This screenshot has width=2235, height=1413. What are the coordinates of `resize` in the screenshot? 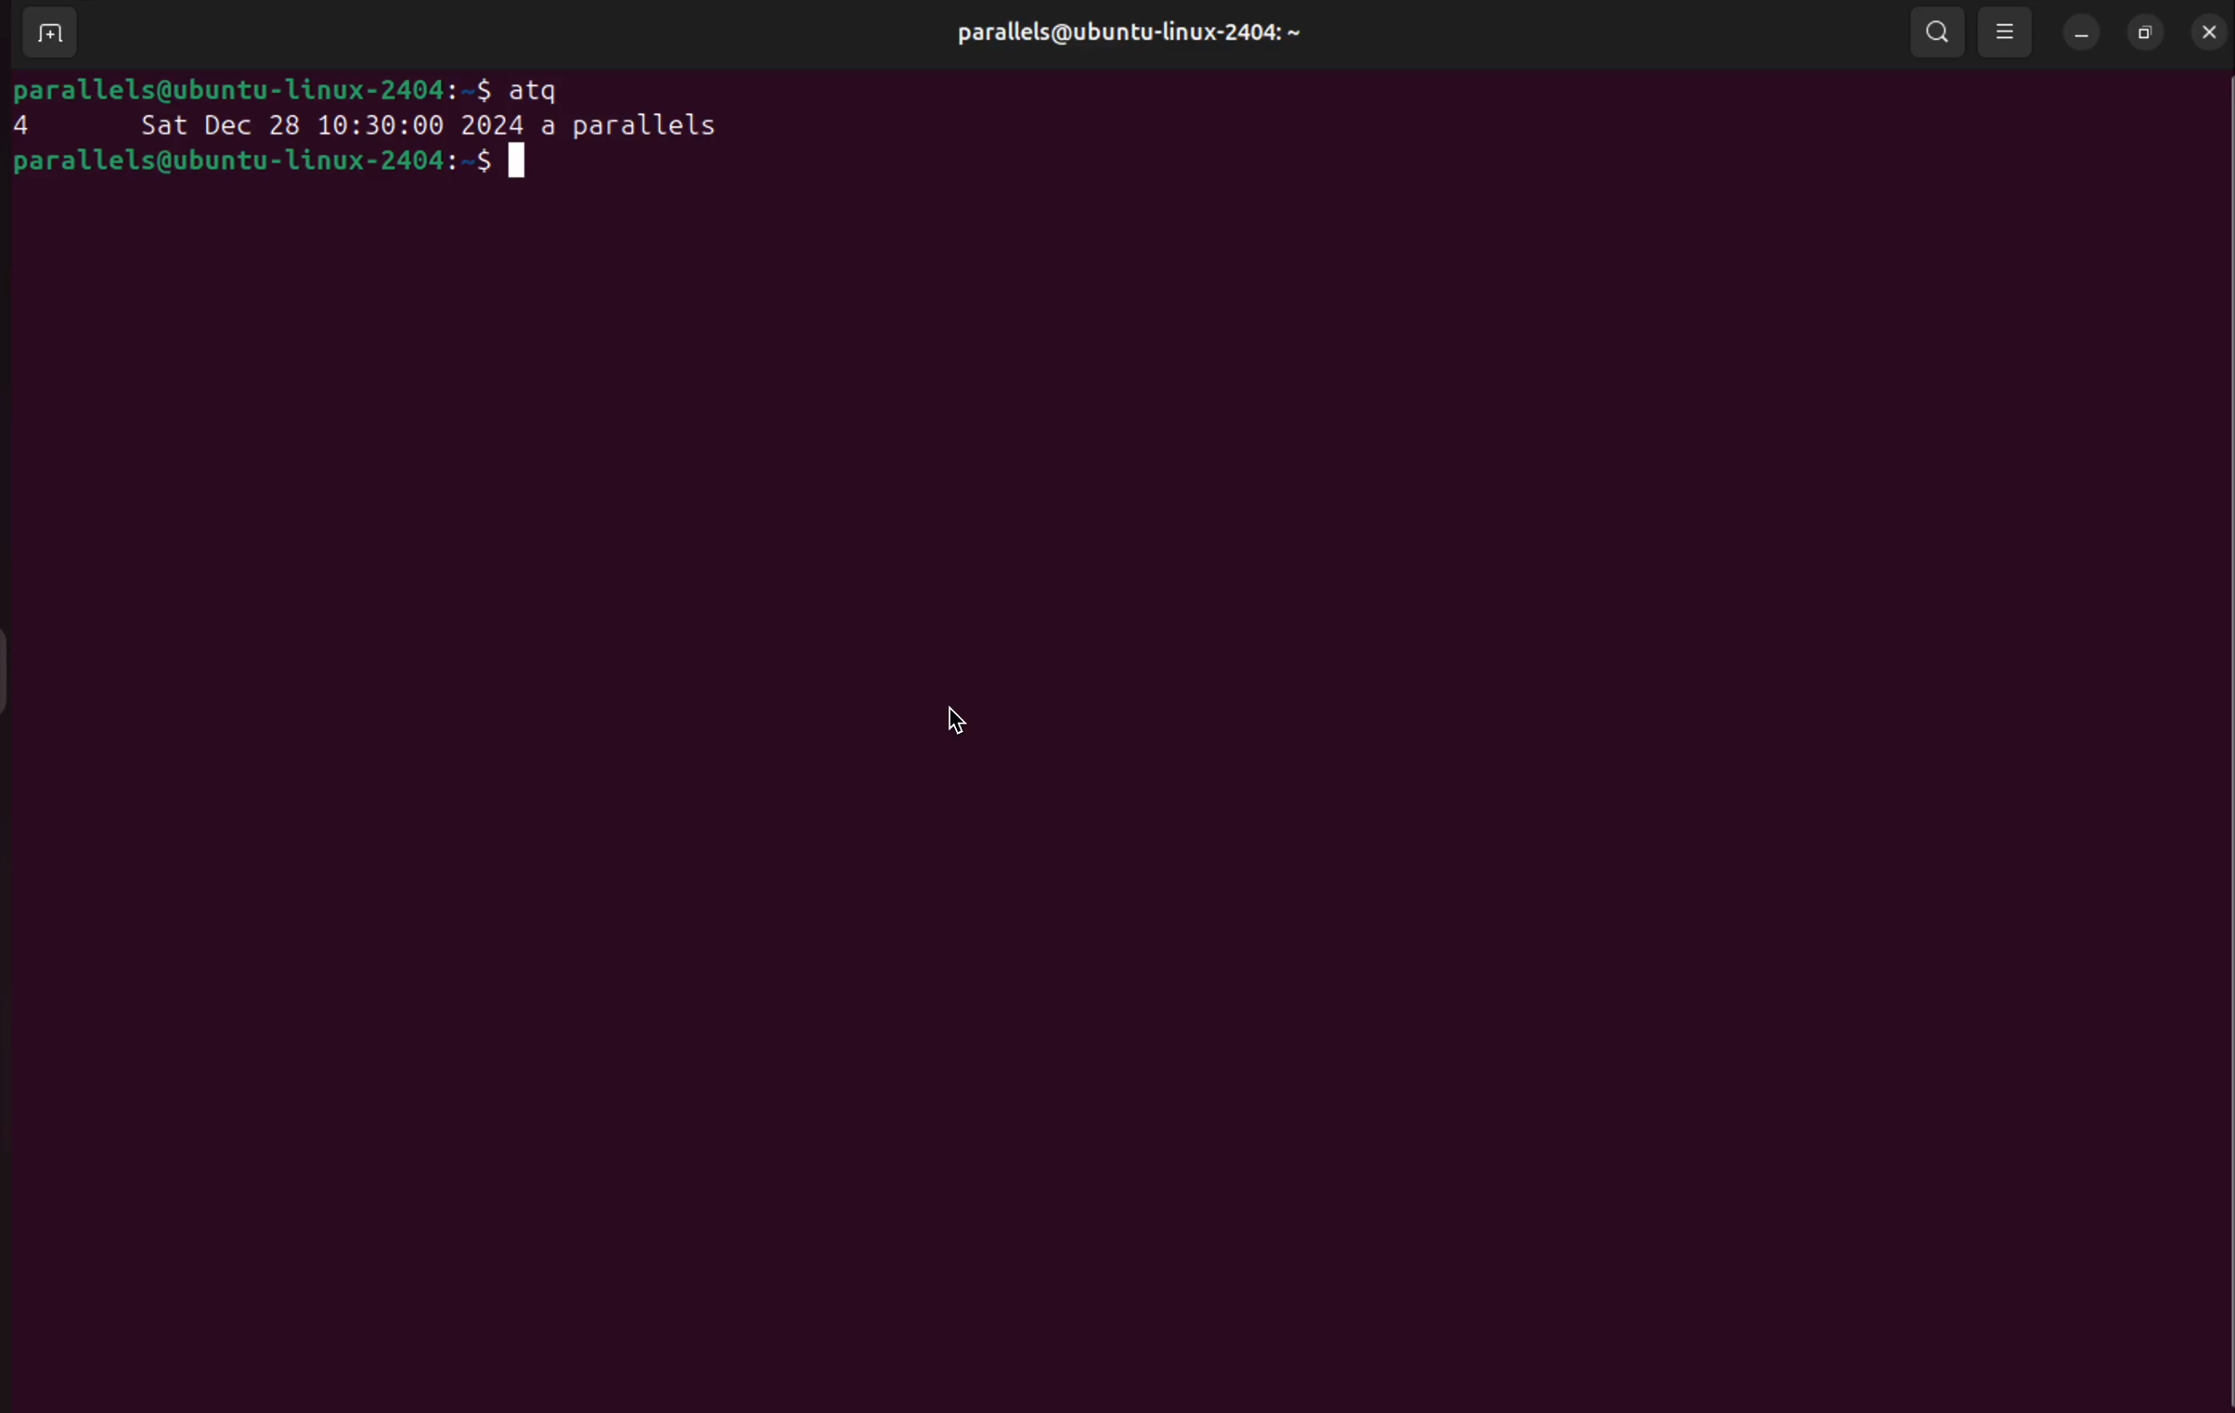 It's located at (2142, 32).